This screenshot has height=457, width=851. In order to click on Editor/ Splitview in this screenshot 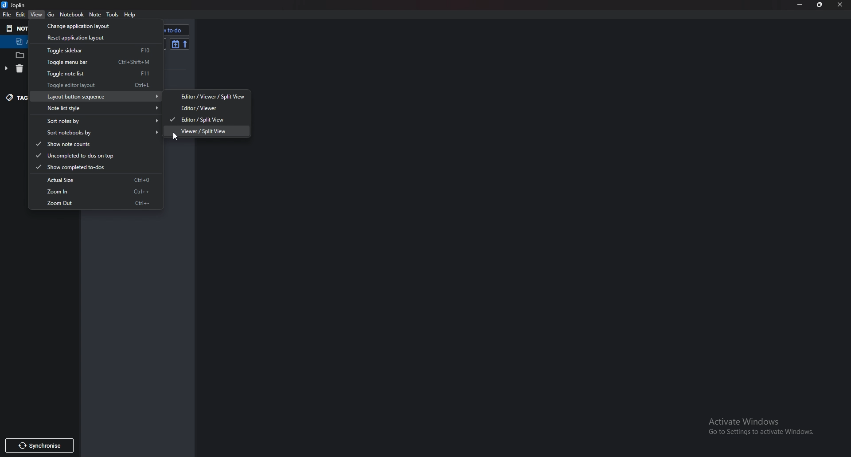, I will do `click(204, 119)`.